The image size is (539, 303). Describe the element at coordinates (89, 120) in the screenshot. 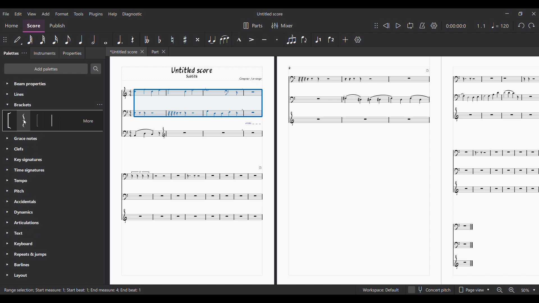

I see `More` at that location.